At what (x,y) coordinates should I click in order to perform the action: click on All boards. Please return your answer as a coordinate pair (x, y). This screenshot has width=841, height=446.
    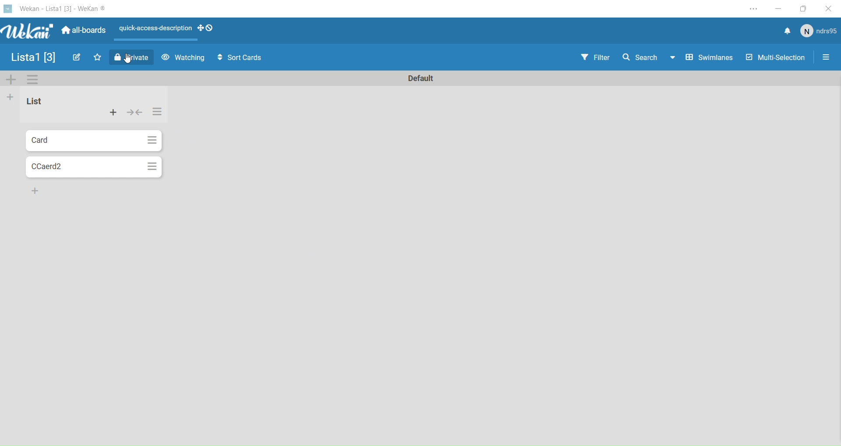
    Looking at the image, I should click on (82, 31).